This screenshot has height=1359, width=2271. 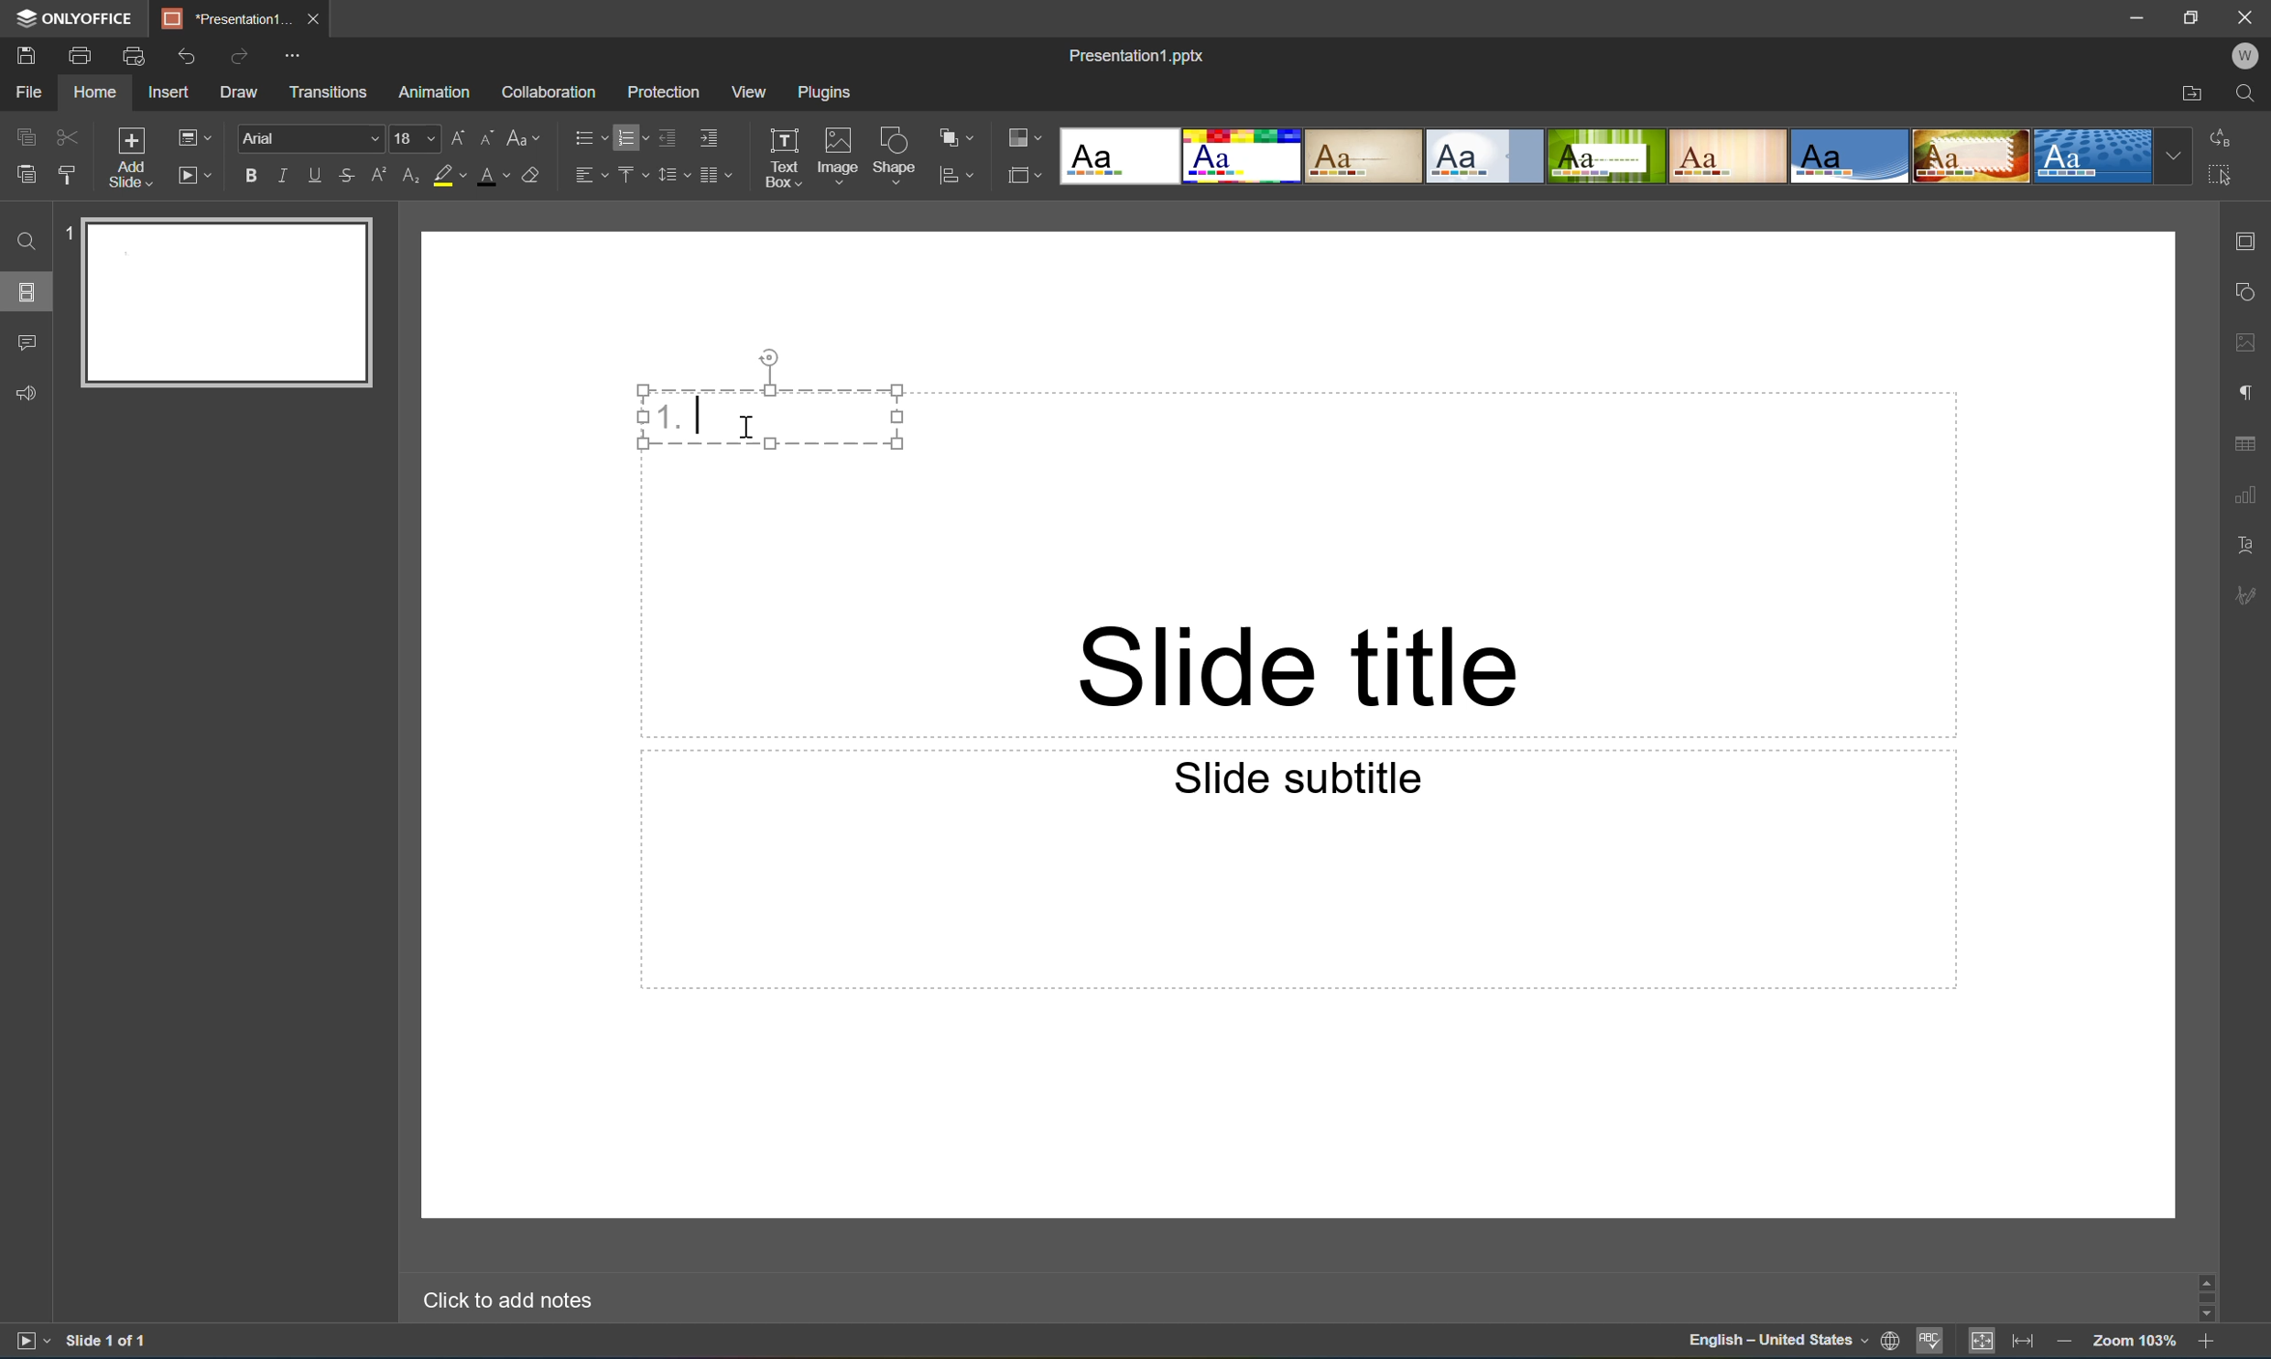 What do you see at coordinates (663, 92) in the screenshot?
I see `Protection` at bounding box center [663, 92].